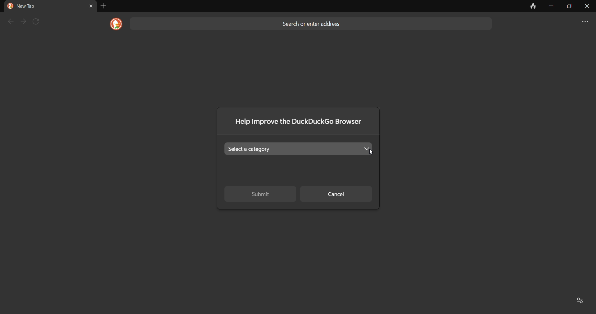 The width and height of the screenshot is (596, 314). I want to click on submit, so click(261, 192).